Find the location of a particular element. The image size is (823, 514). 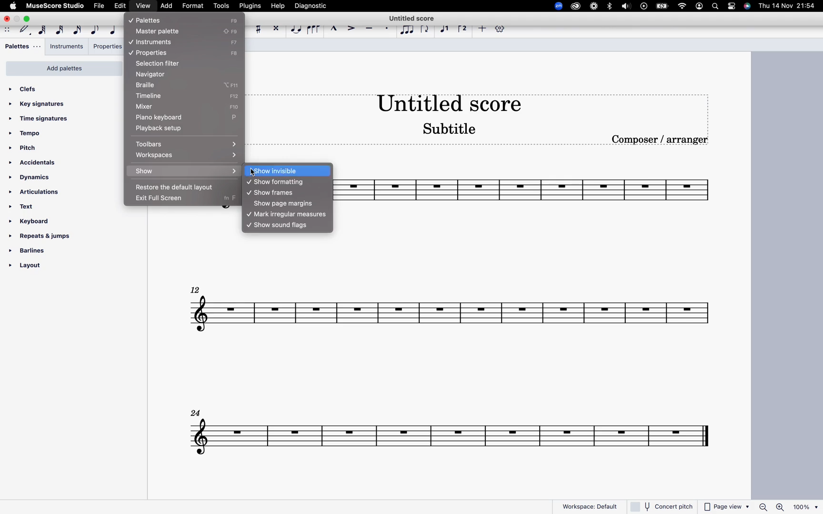

mixer is located at coordinates (178, 107).